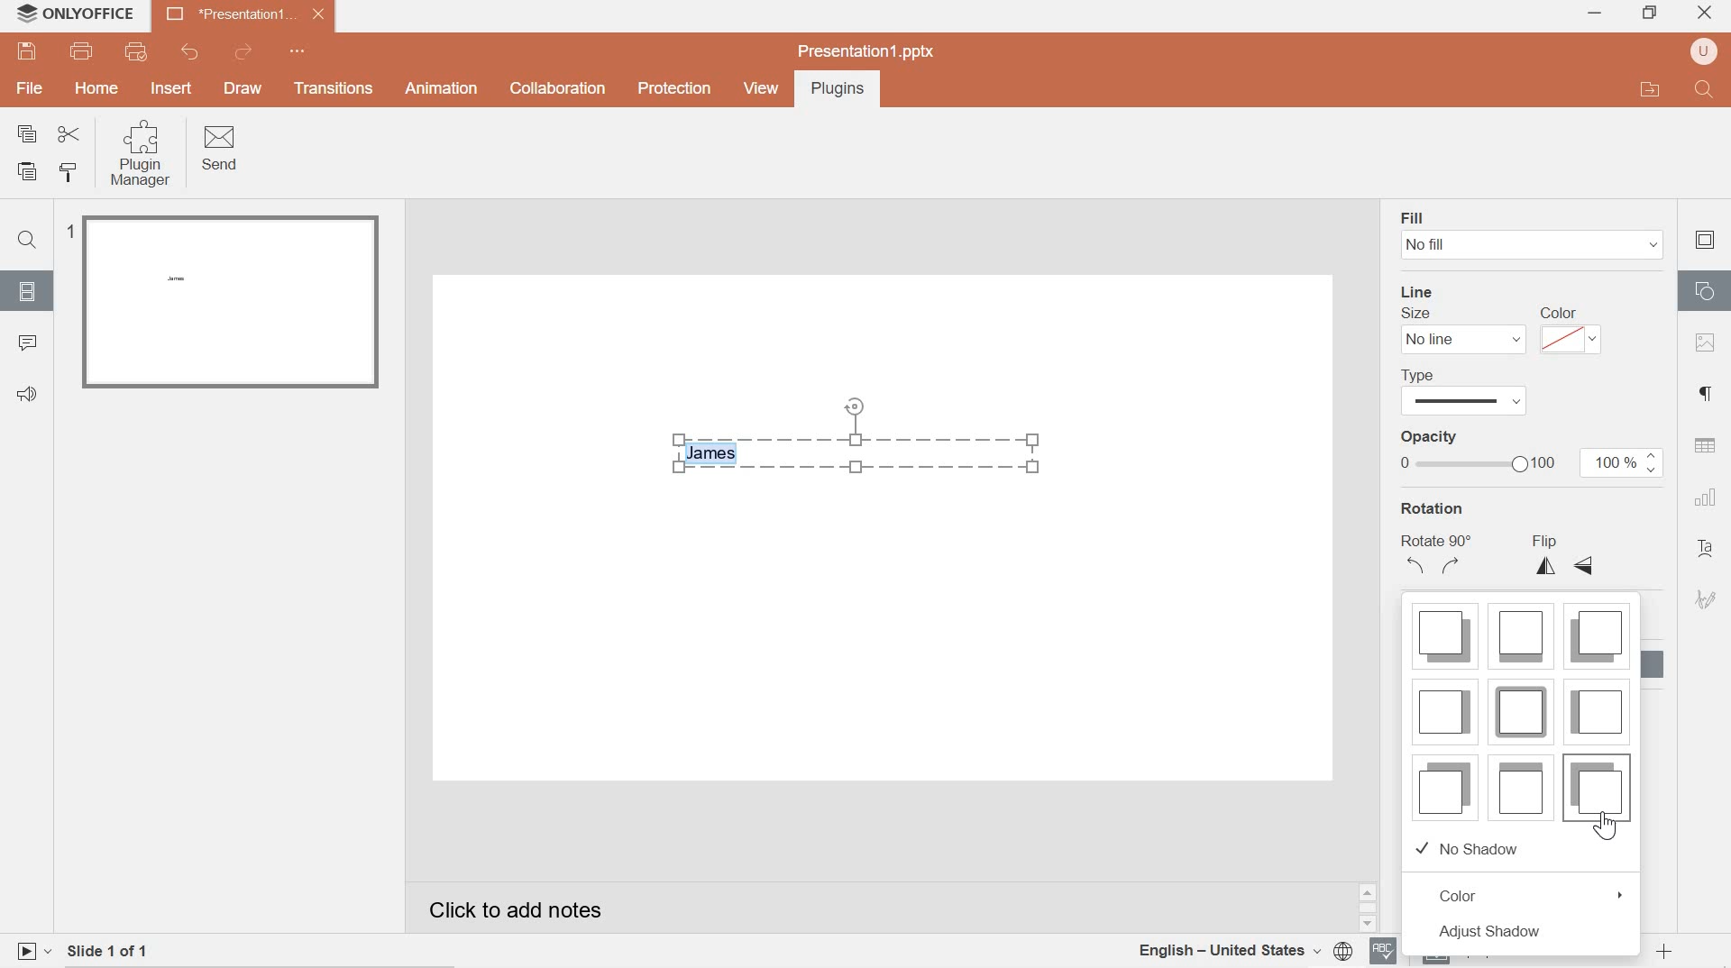 The image size is (1731, 968). Describe the element at coordinates (1704, 52) in the screenshot. I see `user` at that location.